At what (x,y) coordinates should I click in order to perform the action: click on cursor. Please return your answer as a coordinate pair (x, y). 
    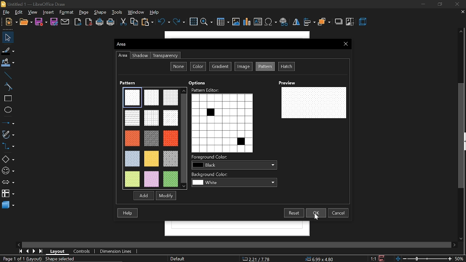
    Looking at the image, I should click on (316, 215).